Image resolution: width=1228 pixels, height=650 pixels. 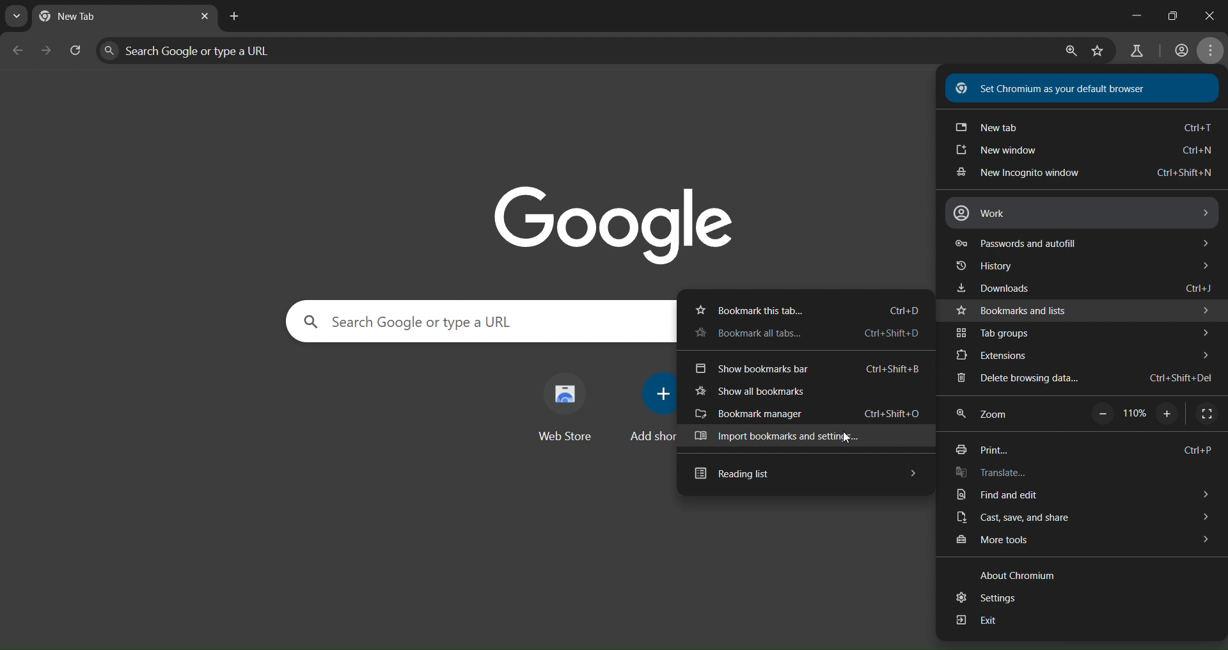 What do you see at coordinates (805, 473) in the screenshot?
I see `reading list` at bounding box center [805, 473].